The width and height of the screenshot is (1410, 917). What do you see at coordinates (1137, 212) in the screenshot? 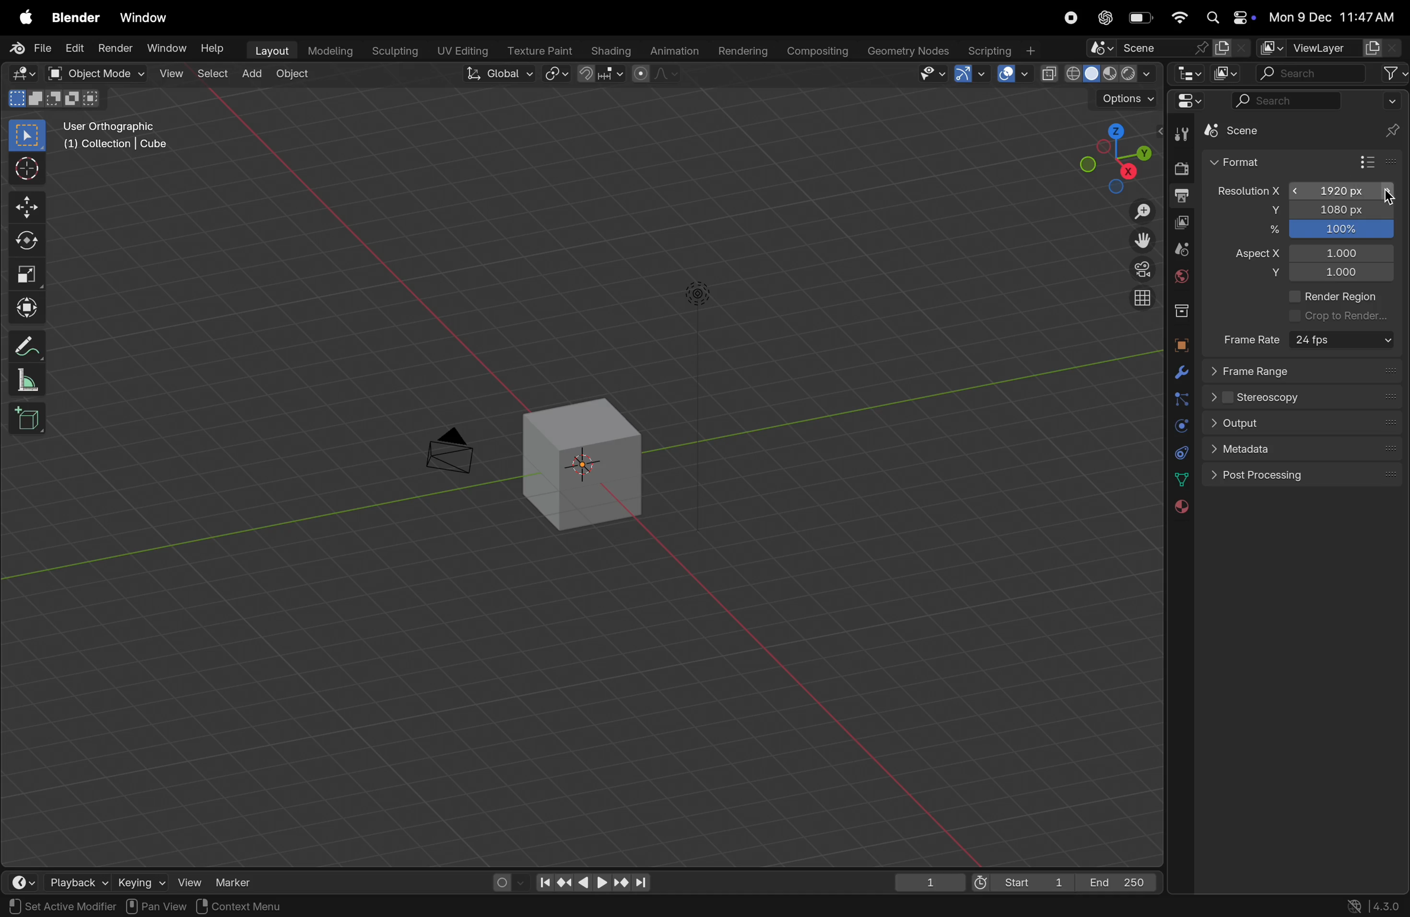
I see `zoom in out` at bounding box center [1137, 212].